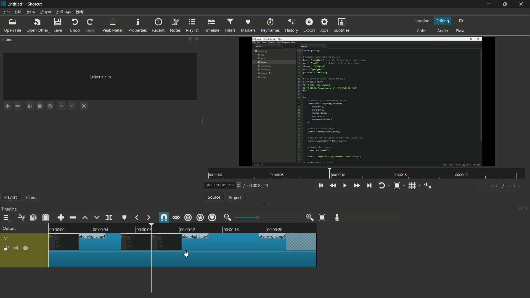  I want to click on toggle grid, so click(414, 185).